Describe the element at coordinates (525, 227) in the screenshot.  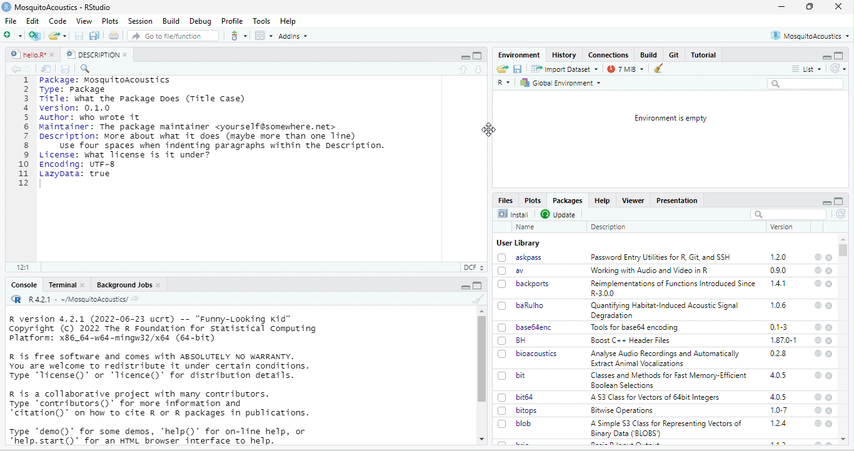
I see `Name` at that location.